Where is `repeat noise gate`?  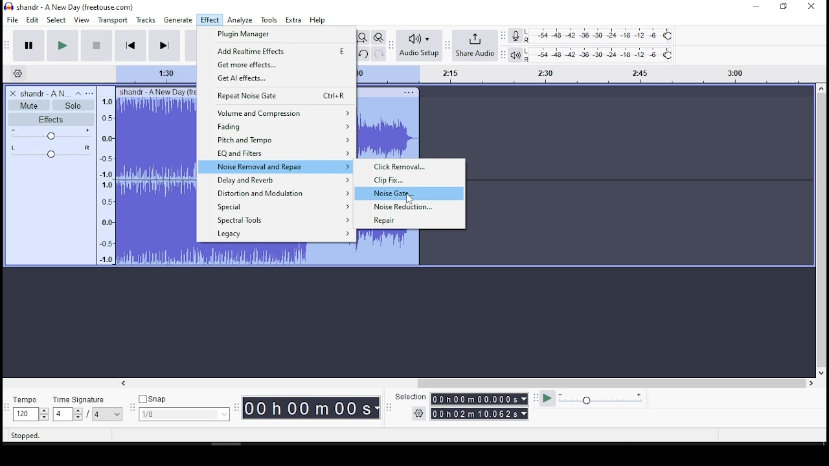
repeat noise gate is located at coordinates (277, 96).